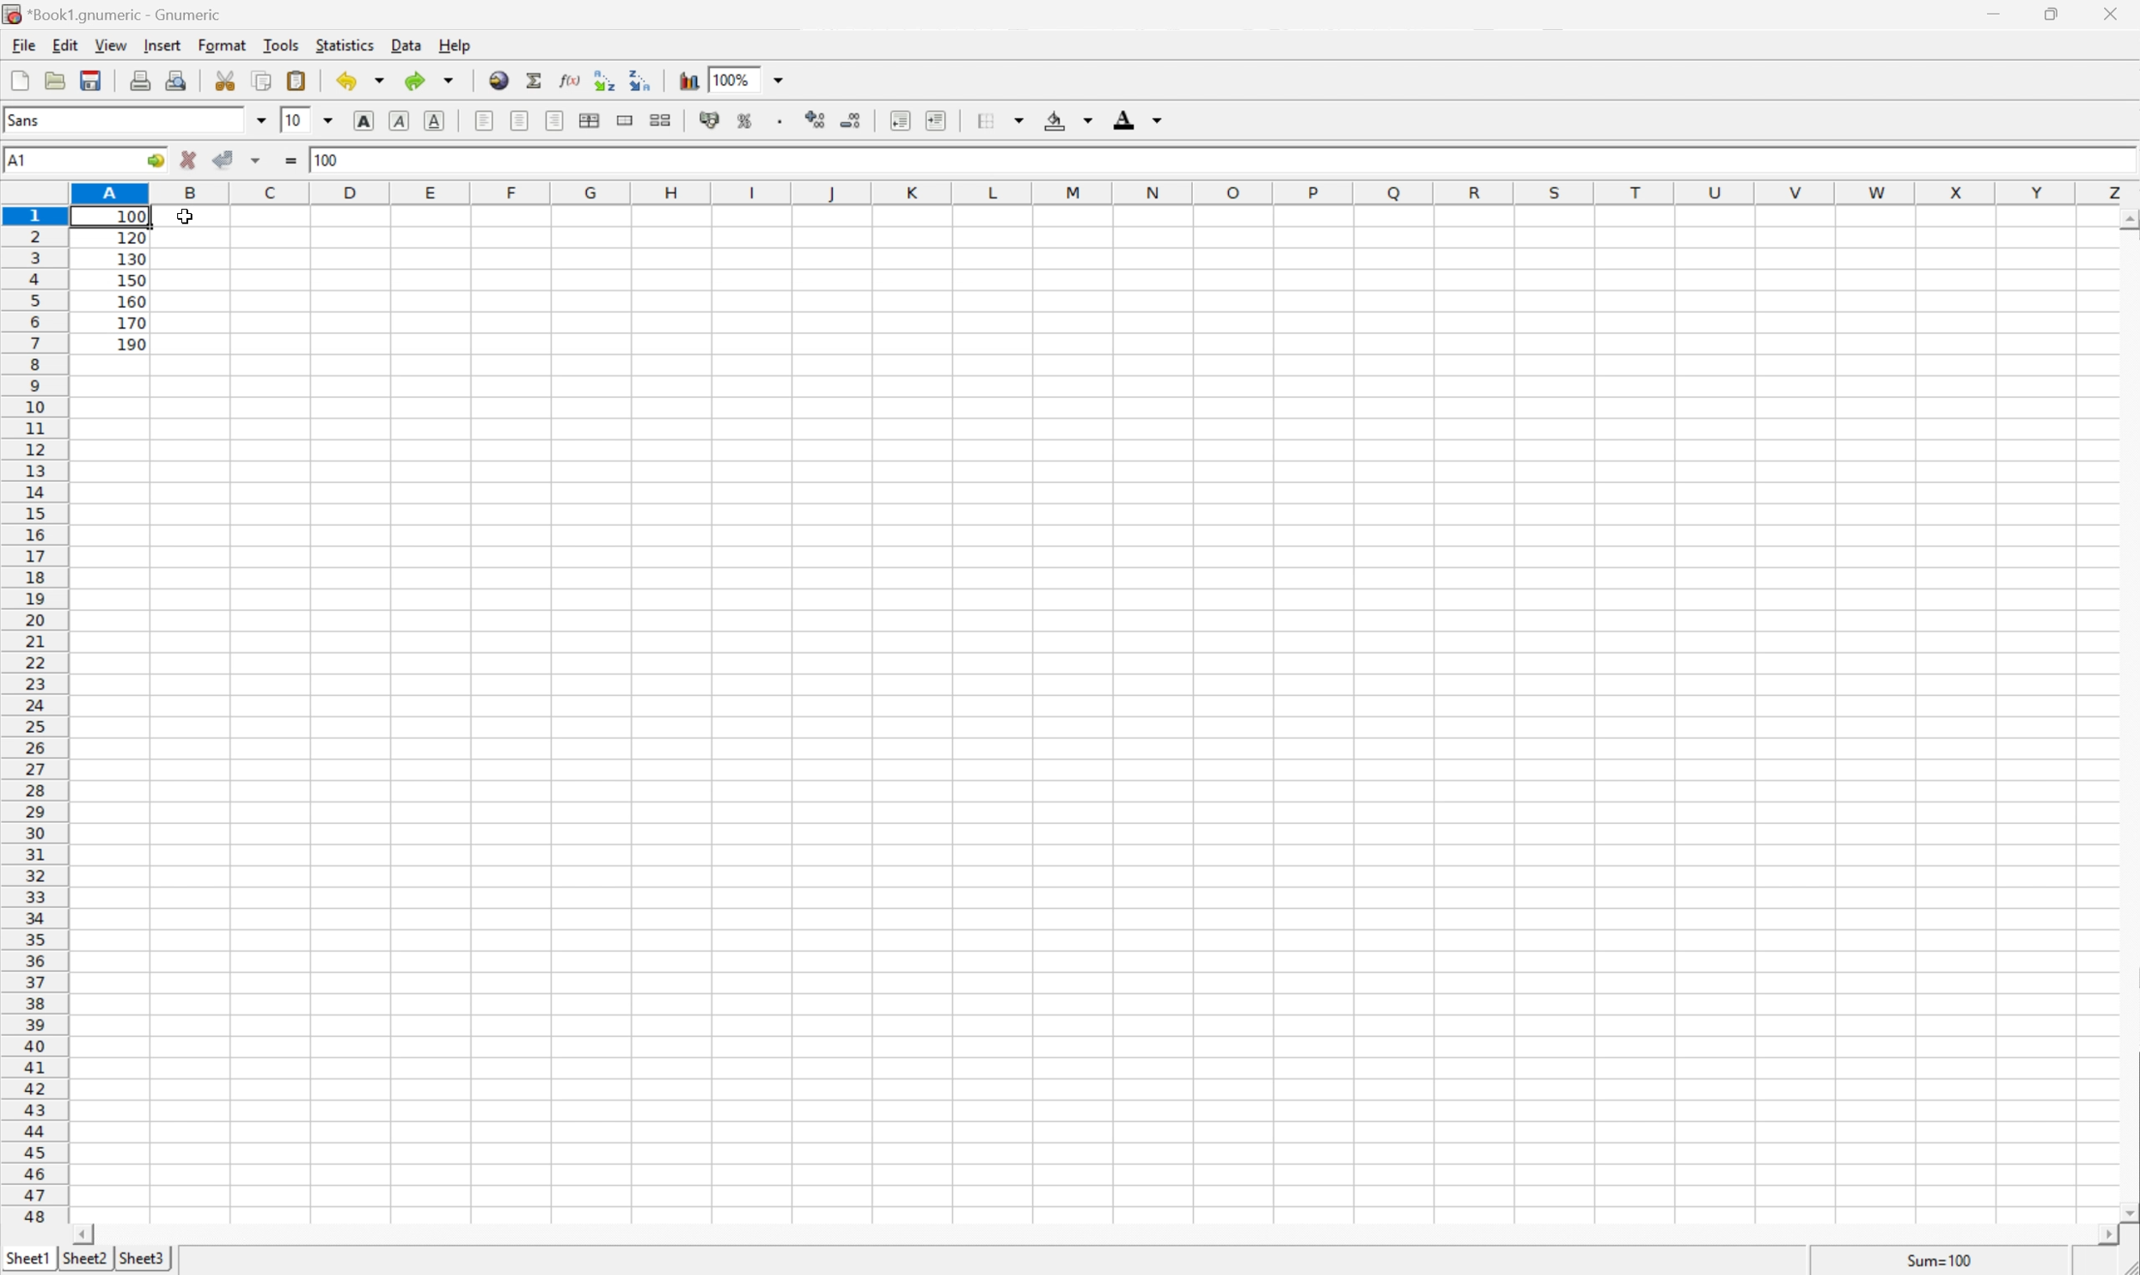 This screenshot has height=1275, width=2140. Describe the element at coordinates (817, 119) in the screenshot. I see `Increase the number of decimals displayed` at that location.